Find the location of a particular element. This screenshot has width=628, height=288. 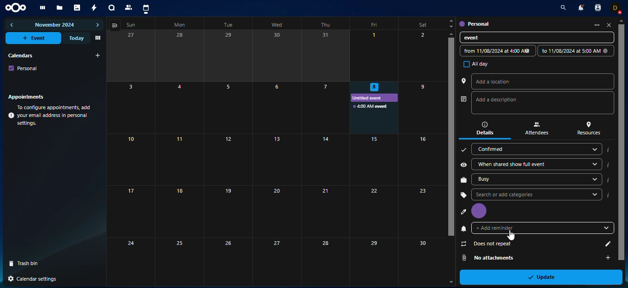

wed is located at coordinates (279, 24).